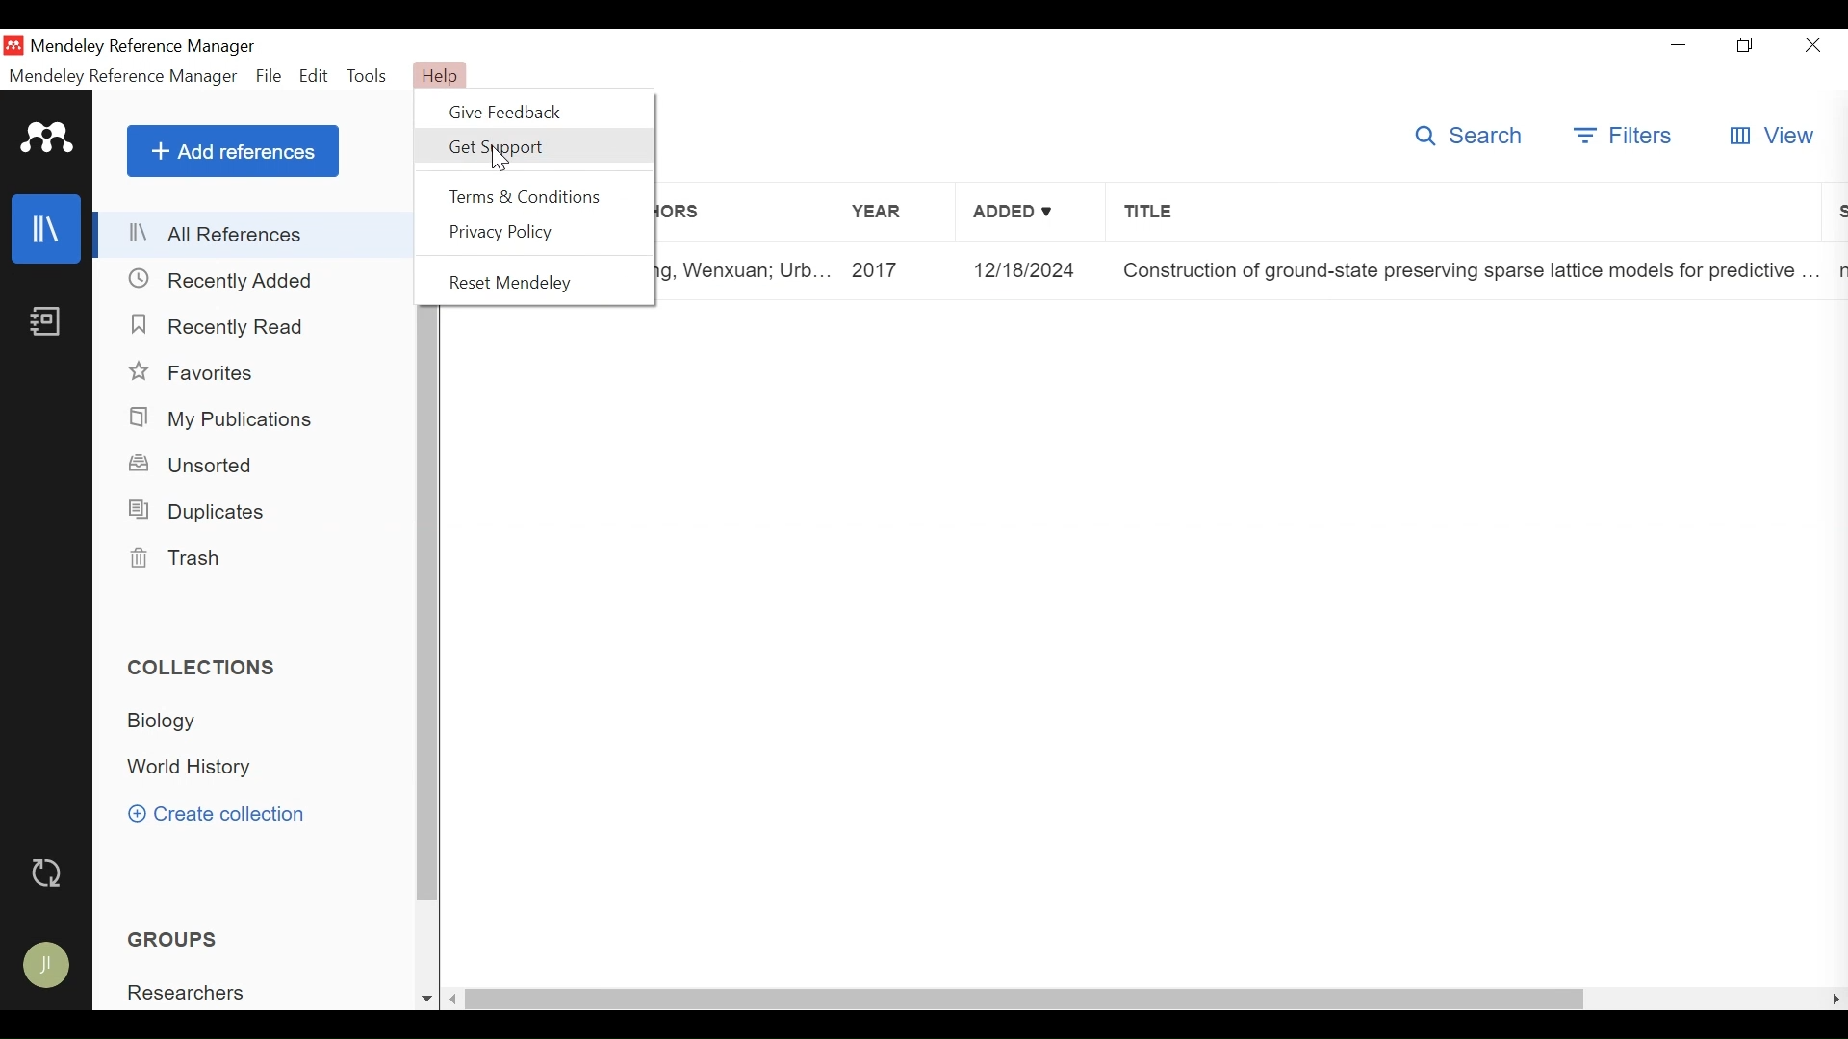  I want to click on Create Collection, so click(222, 815).